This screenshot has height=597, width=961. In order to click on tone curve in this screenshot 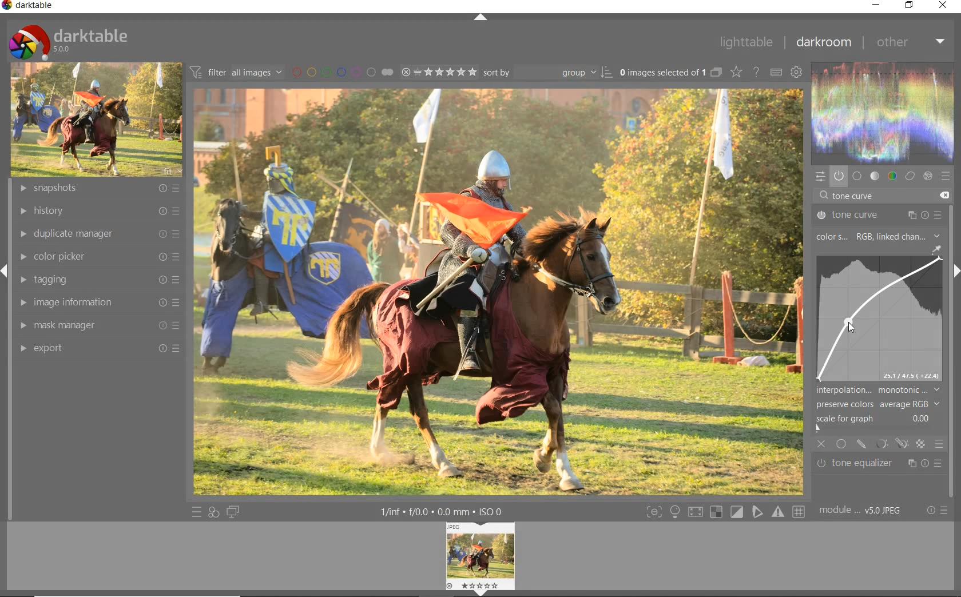, I will do `click(883, 318)`.